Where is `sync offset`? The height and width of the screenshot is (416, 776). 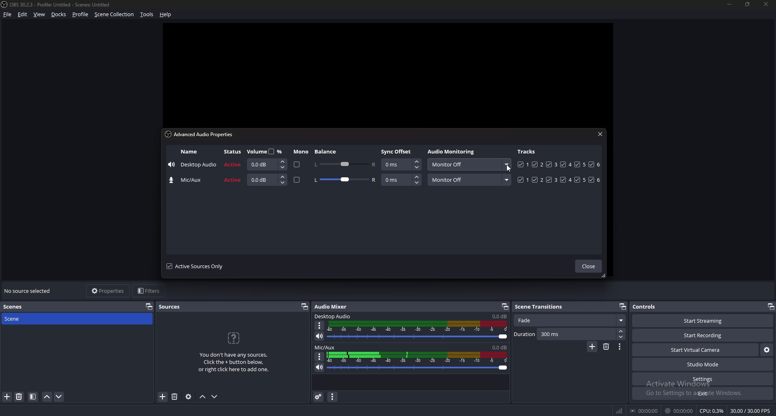
sync offset is located at coordinates (397, 151).